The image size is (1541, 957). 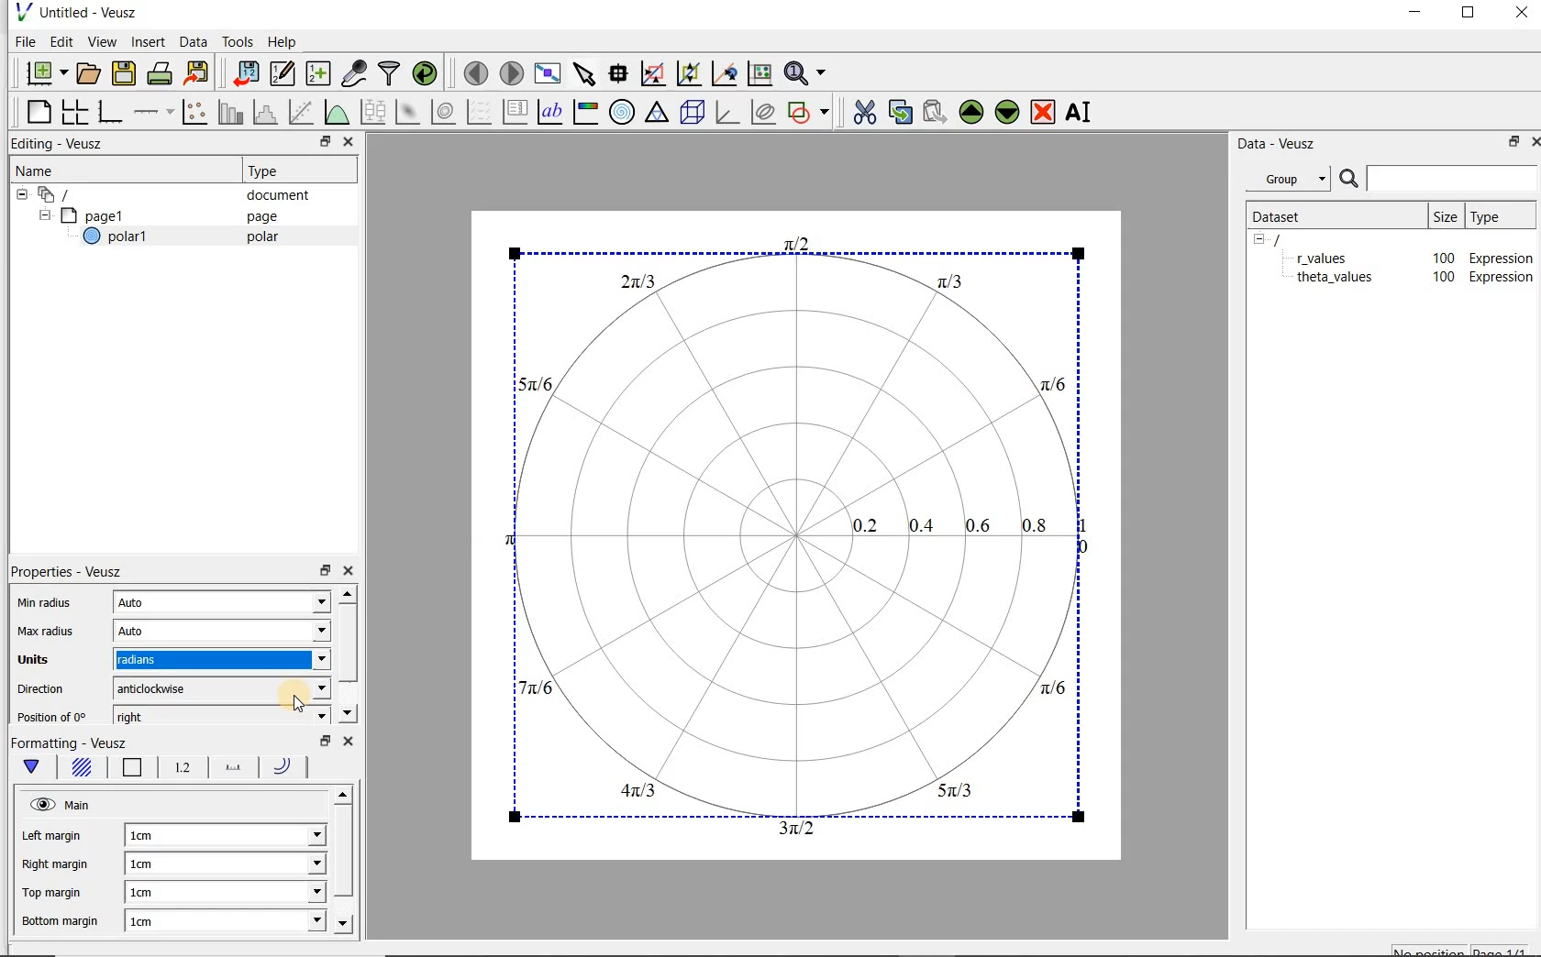 I want to click on Bottom margin dropdown, so click(x=277, y=920).